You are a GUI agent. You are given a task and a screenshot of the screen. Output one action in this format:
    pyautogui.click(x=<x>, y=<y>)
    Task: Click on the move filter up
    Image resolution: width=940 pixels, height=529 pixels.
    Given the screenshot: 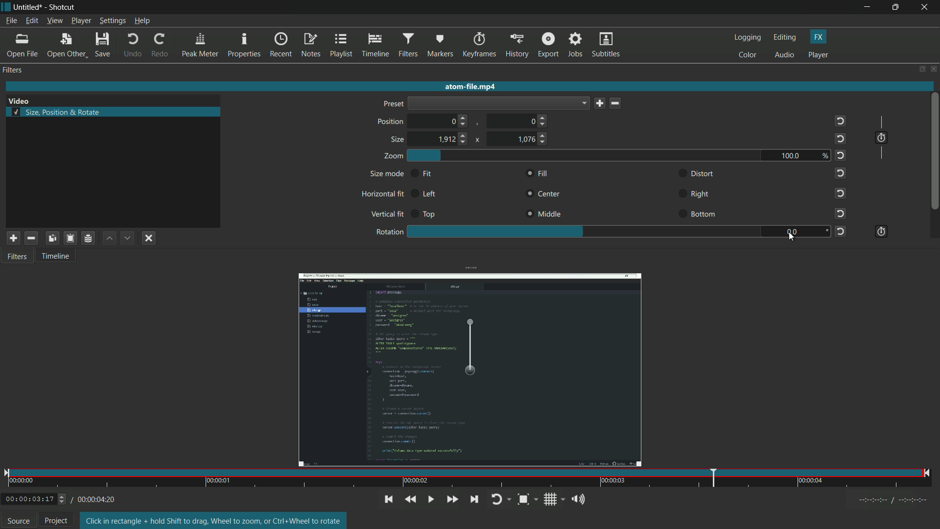 What is the action you would take?
    pyautogui.click(x=110, y=239)
    